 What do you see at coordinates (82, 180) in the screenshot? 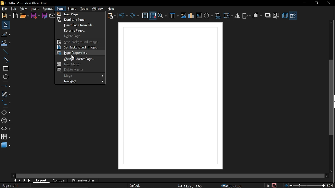
I see `Dimension lines` at bounding box center [82, 180].